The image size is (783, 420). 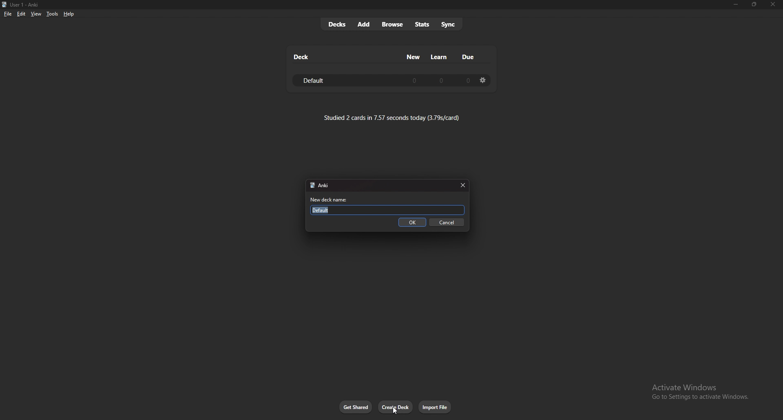 What do you see at coordinates (396, 411) in the screenshot?
I see `cursor` at bounding box center [396, 411].